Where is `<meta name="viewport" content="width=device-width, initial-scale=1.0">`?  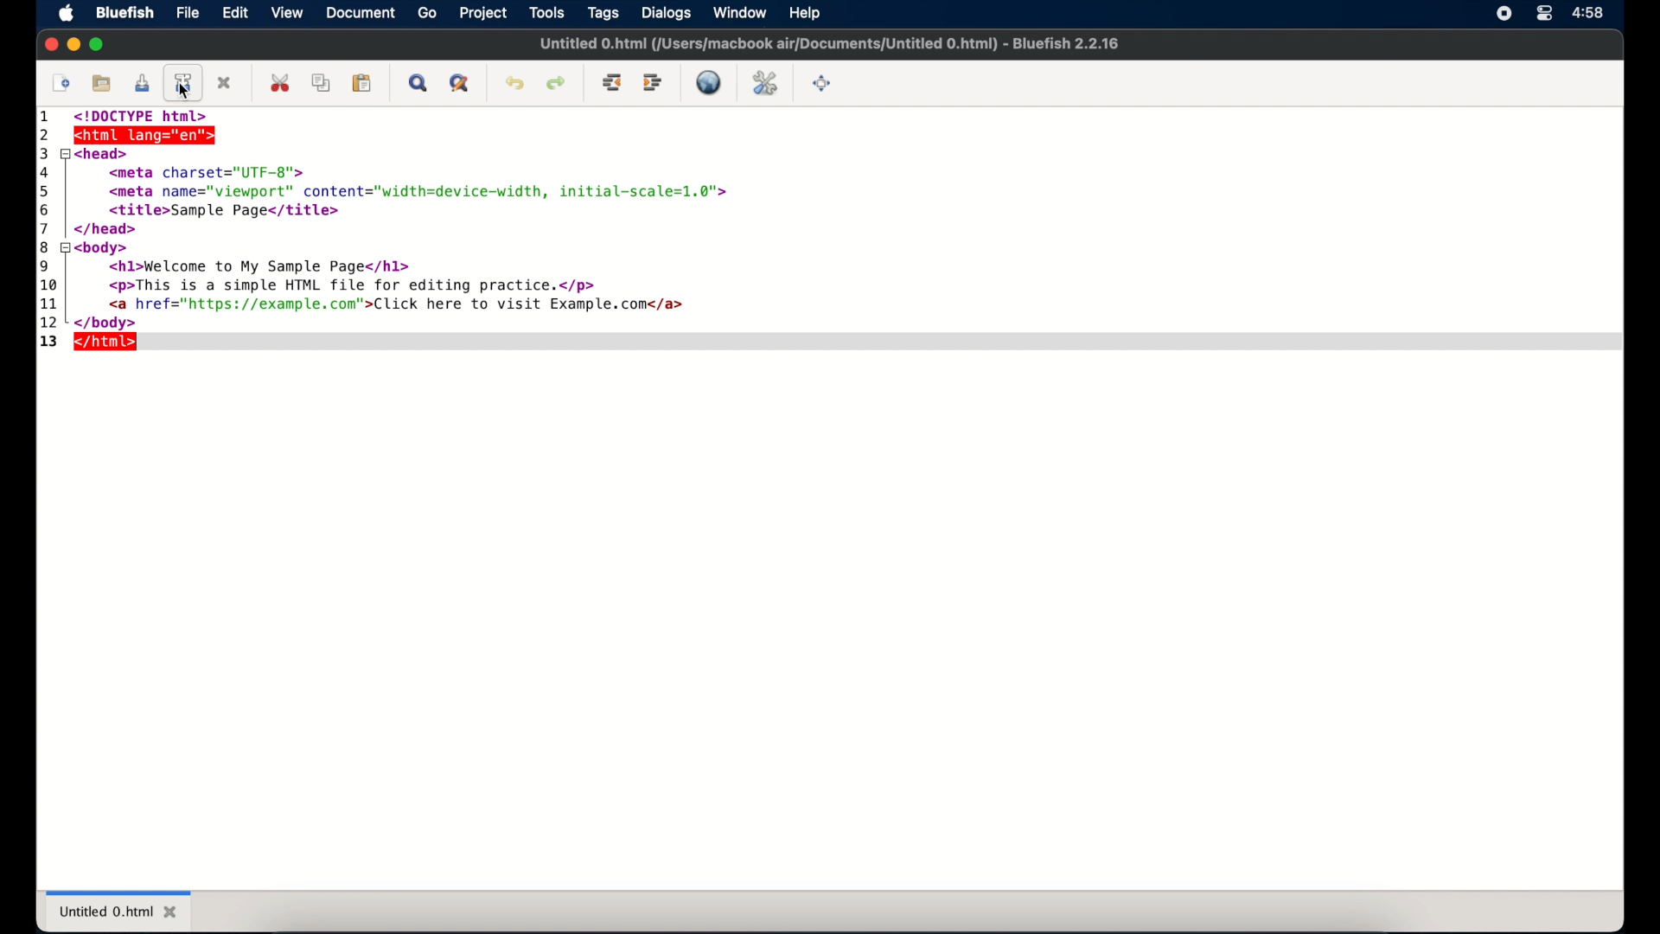 <meta name="viewport" content="width=device-width, initial-scale=1.0"> is located at coordinates (408, 189).